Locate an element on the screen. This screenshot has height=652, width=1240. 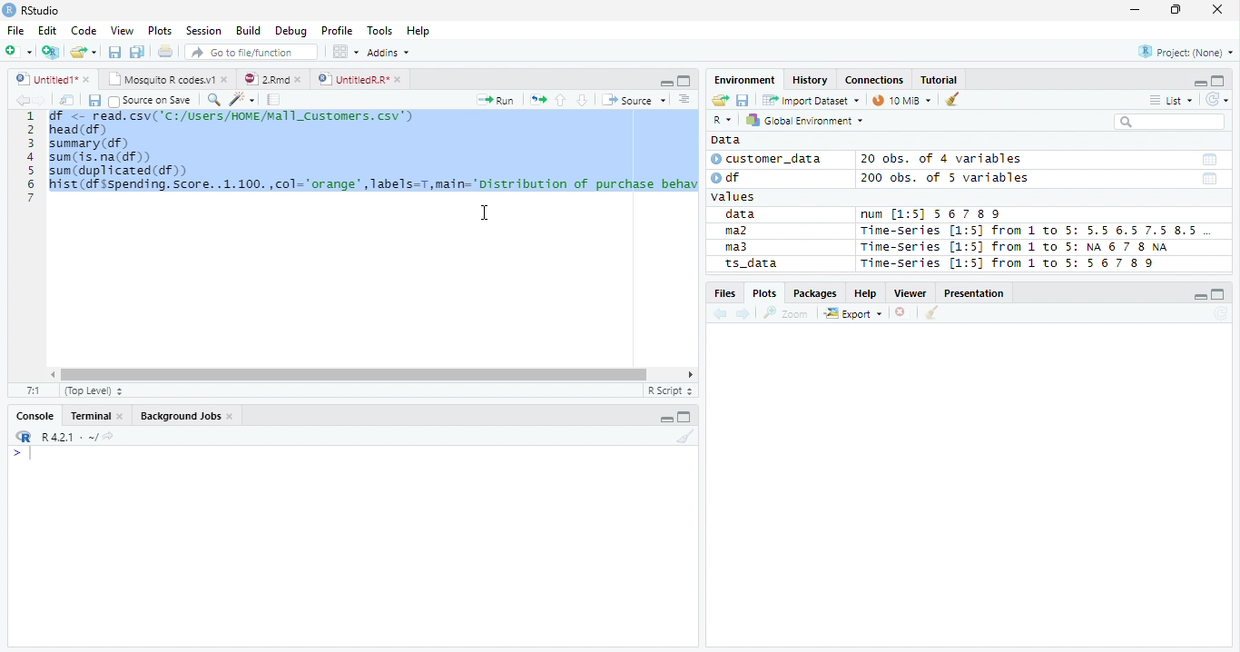
Background jobs is located at coordinates (187, 418).